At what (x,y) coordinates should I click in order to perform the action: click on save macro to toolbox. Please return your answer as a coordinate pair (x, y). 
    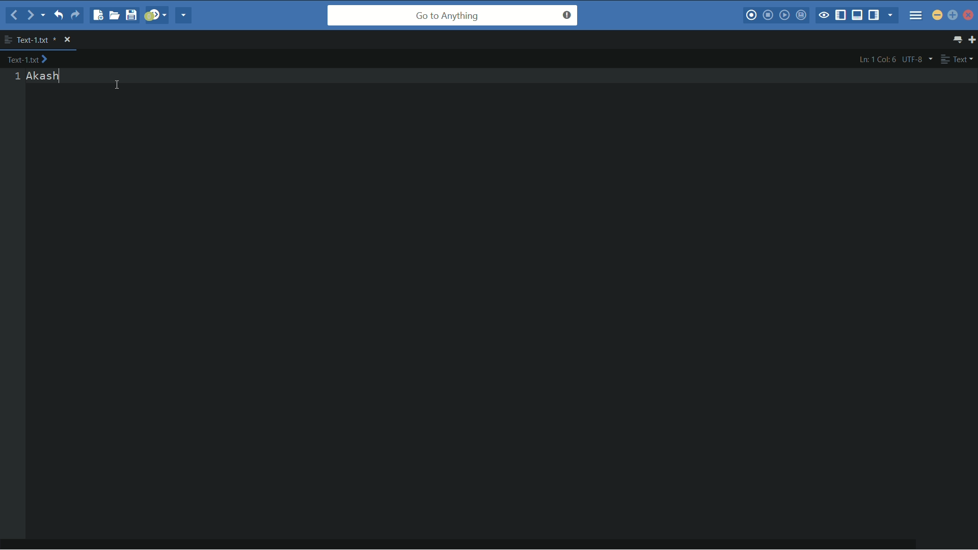
    Looking at the image, I should click on (801, 14).